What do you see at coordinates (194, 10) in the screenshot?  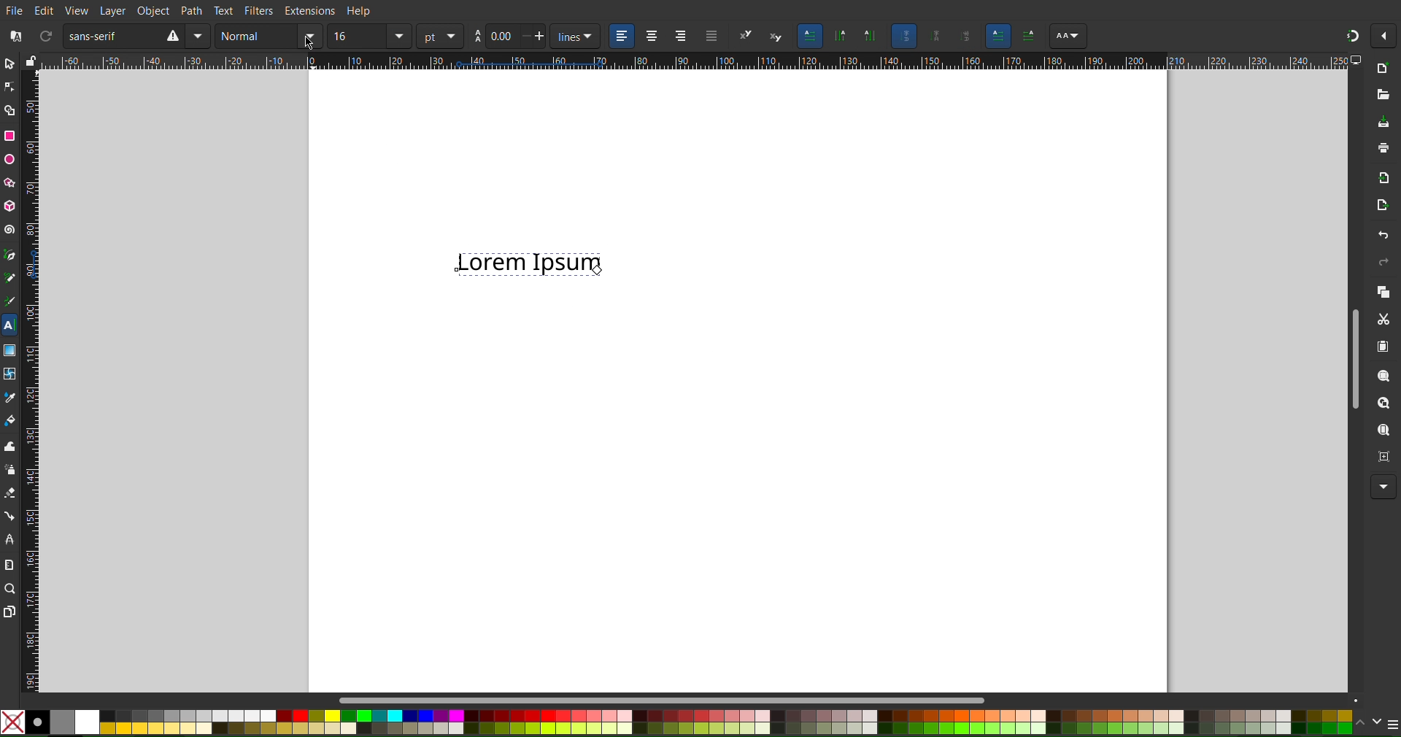 I see `Path` at bounding box center [194, 10].